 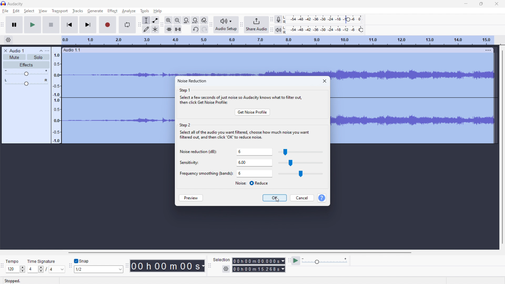 What do you see at coordinates (226, 269) in the screenshot?
I see `settings` at bounding box center [226, 269].